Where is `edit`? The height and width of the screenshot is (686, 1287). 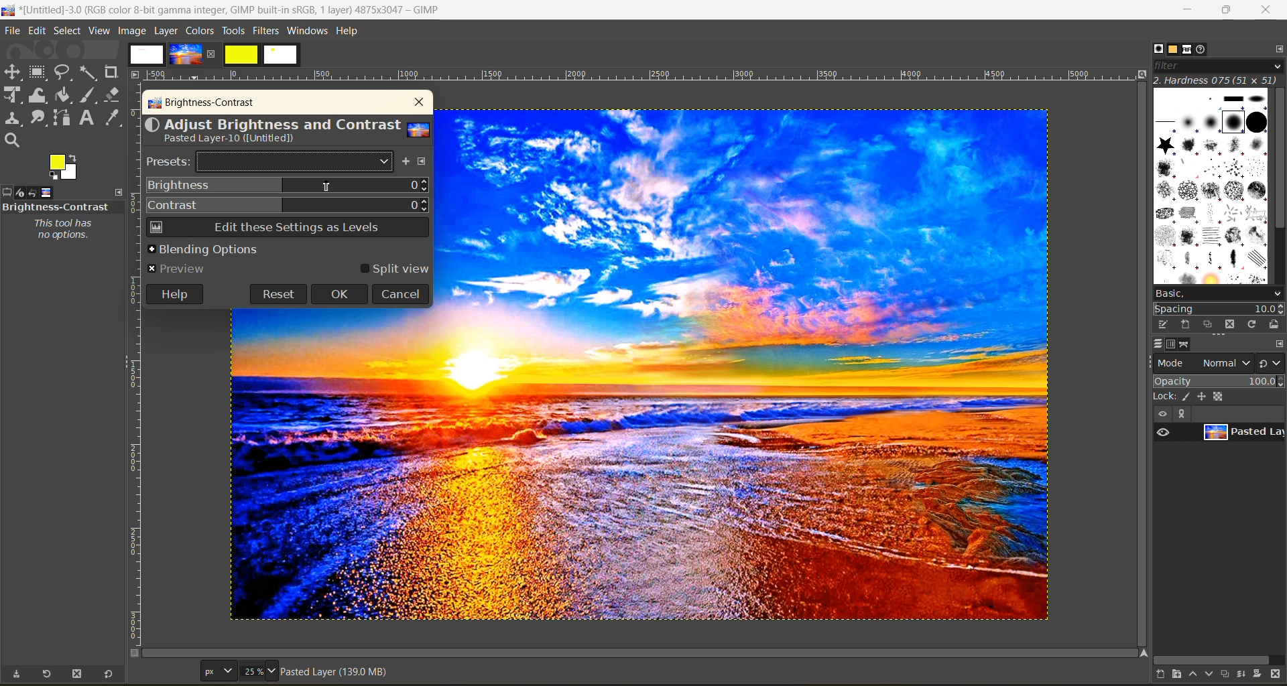 edit is located at coordinates (1164, 324).